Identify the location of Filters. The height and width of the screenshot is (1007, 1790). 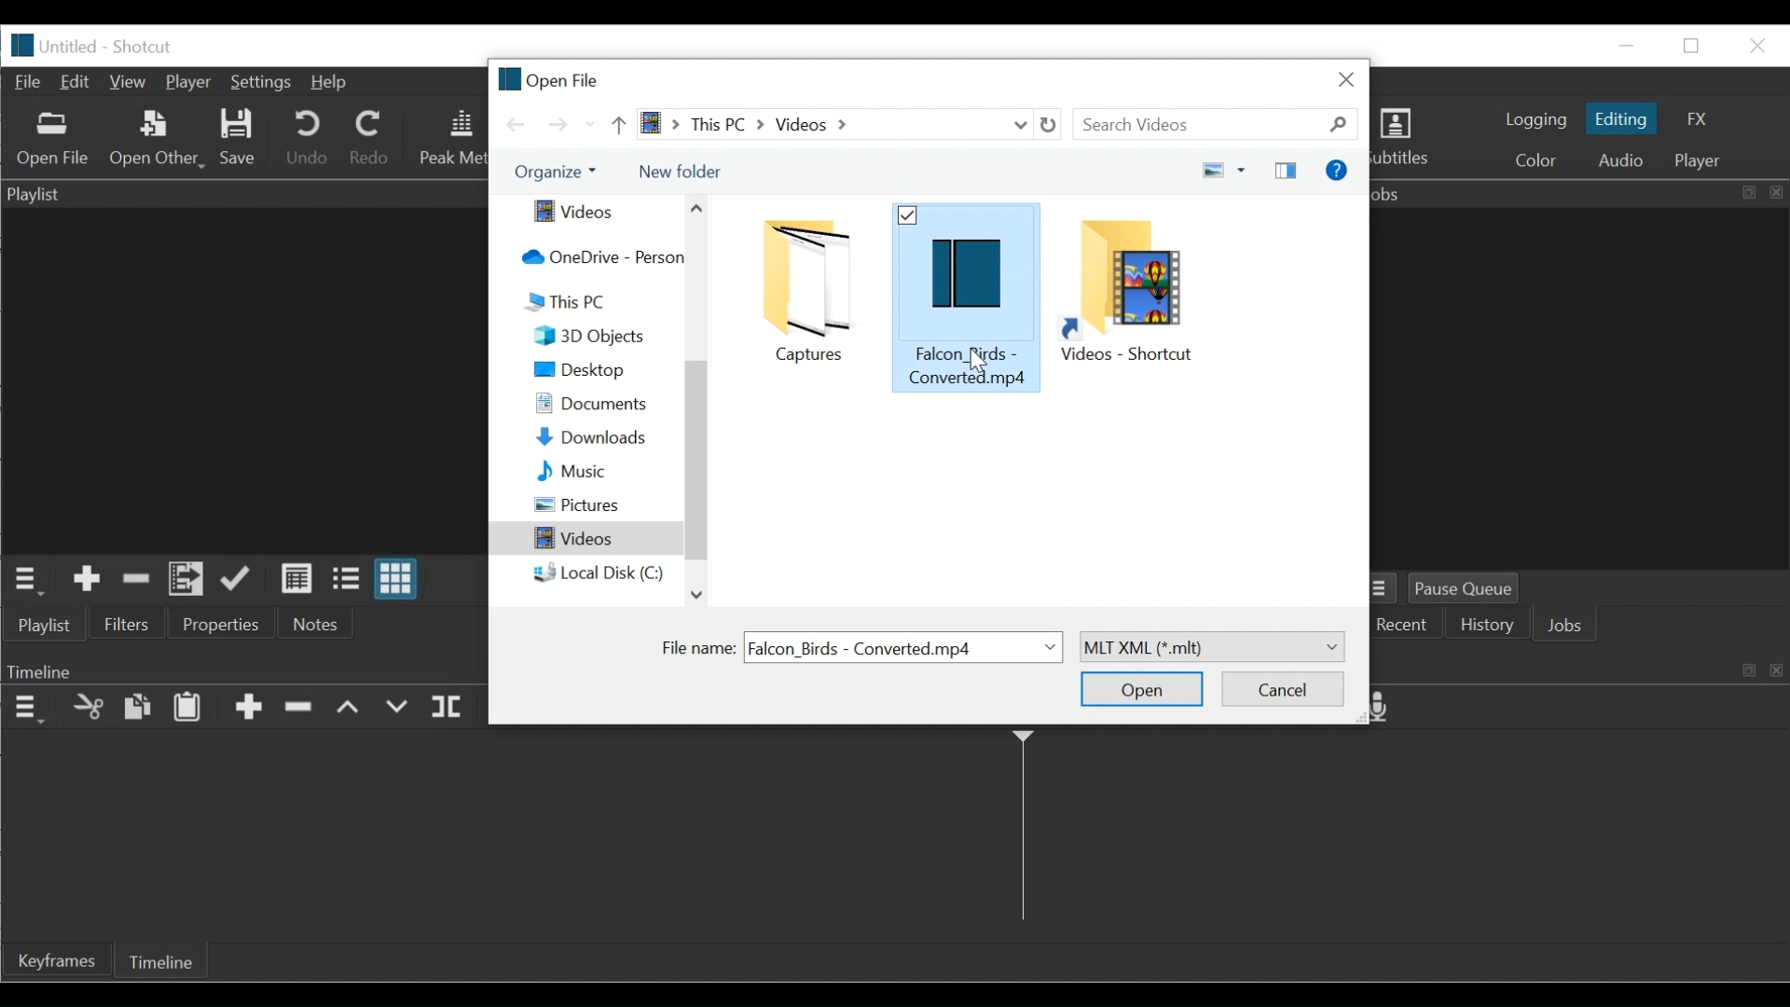
(126, 622).